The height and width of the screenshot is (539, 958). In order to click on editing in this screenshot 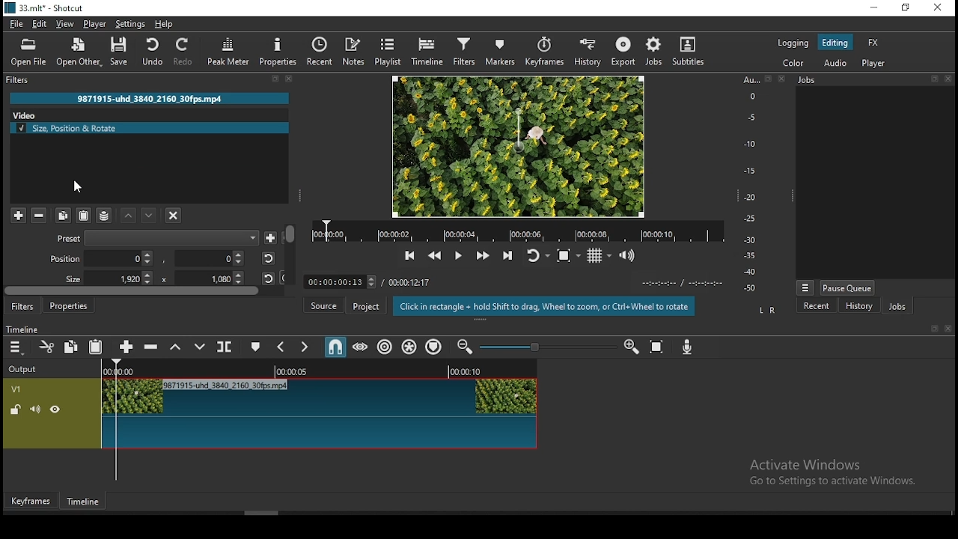, I will do `click(838, 43)`.